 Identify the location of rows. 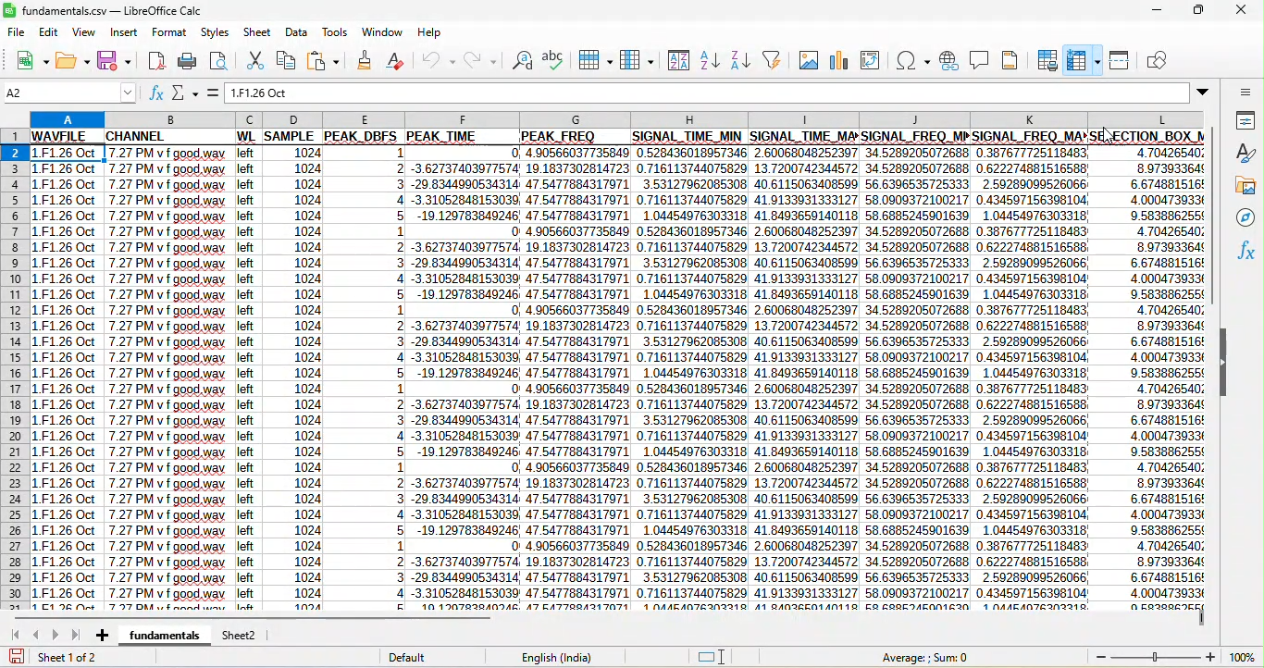
(15, 370).